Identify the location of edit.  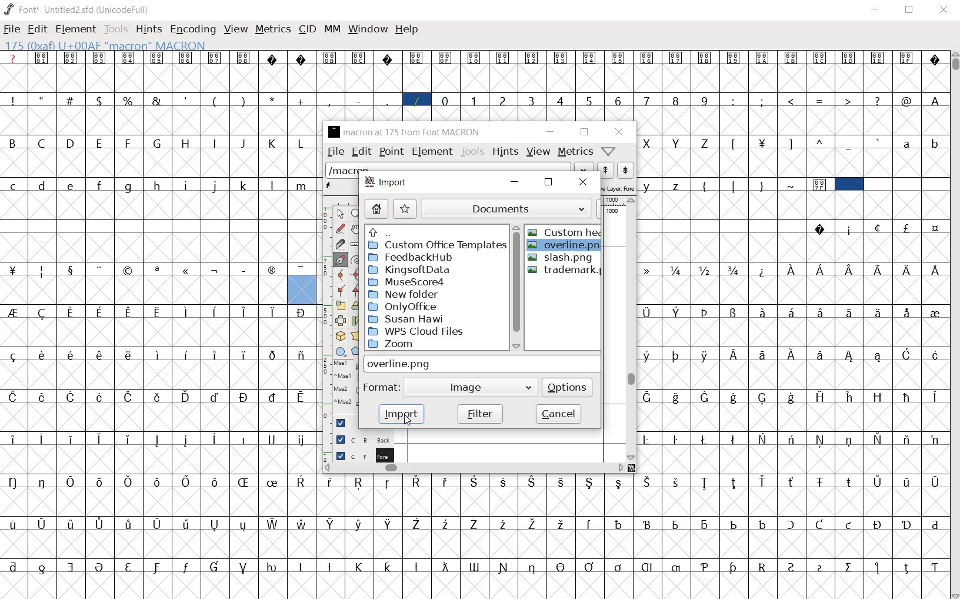
(361, 153).